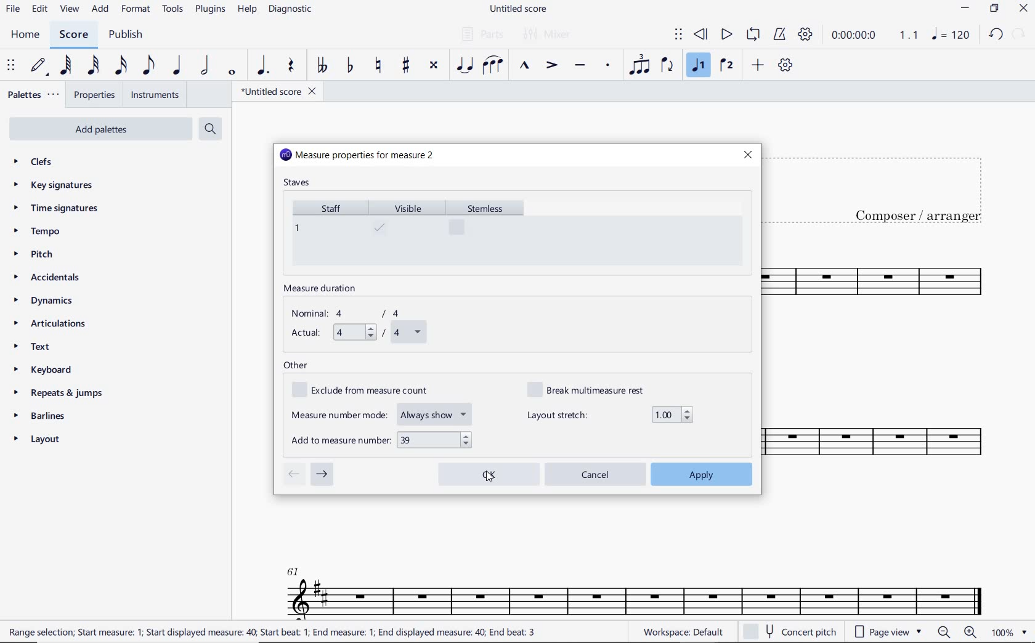 The height and width of the screenshot is (643, 1035). I want to click on DEFAULT (STEP TIME), so click(40, 66).